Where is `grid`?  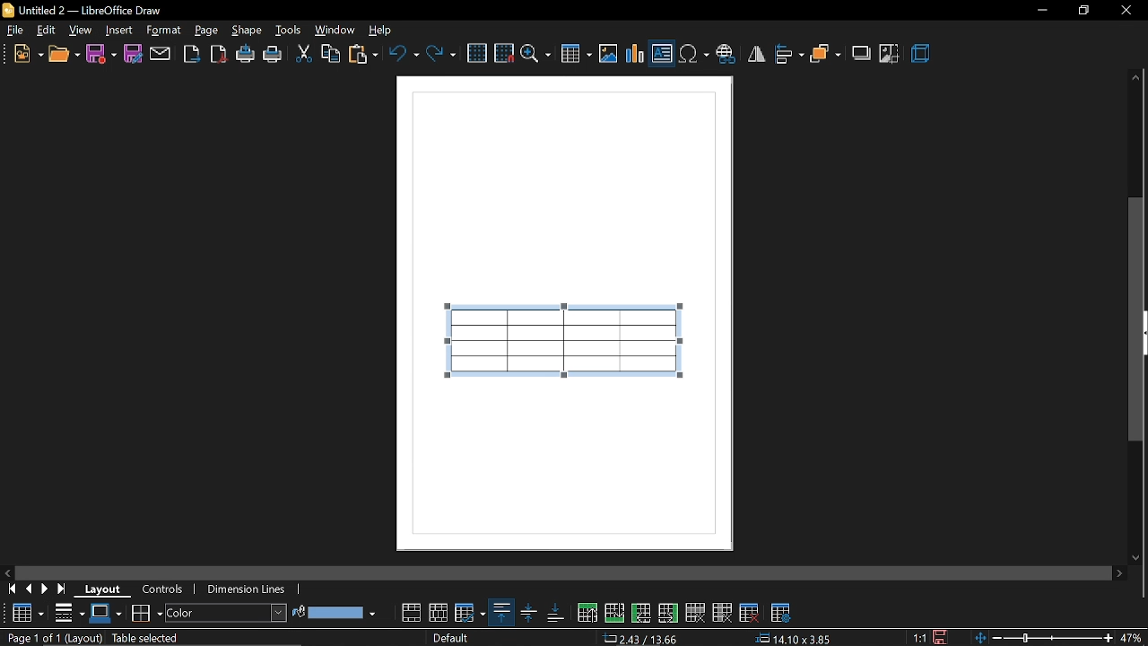
grid is located at coordinates (478, 54).